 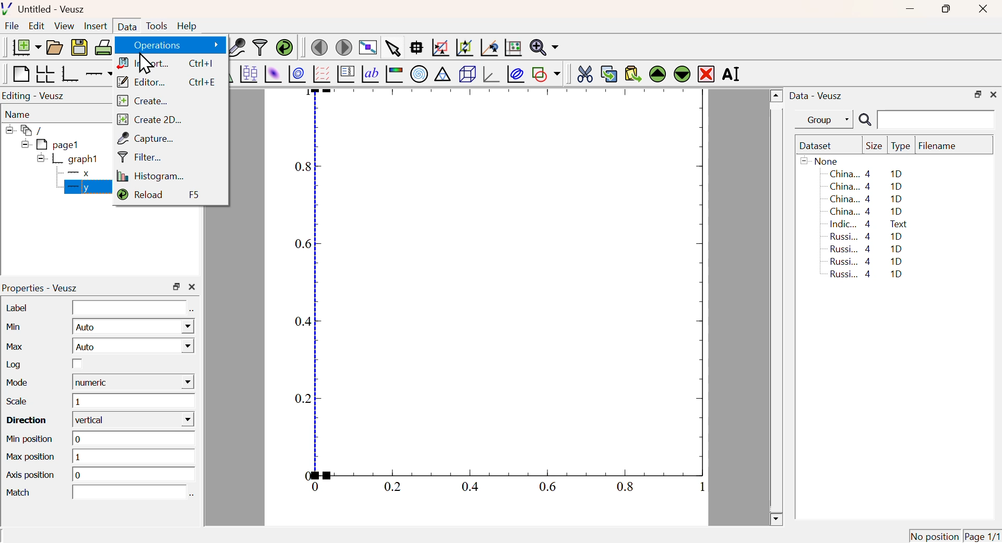 I want to click on graph1, so click(x=69, y=158).